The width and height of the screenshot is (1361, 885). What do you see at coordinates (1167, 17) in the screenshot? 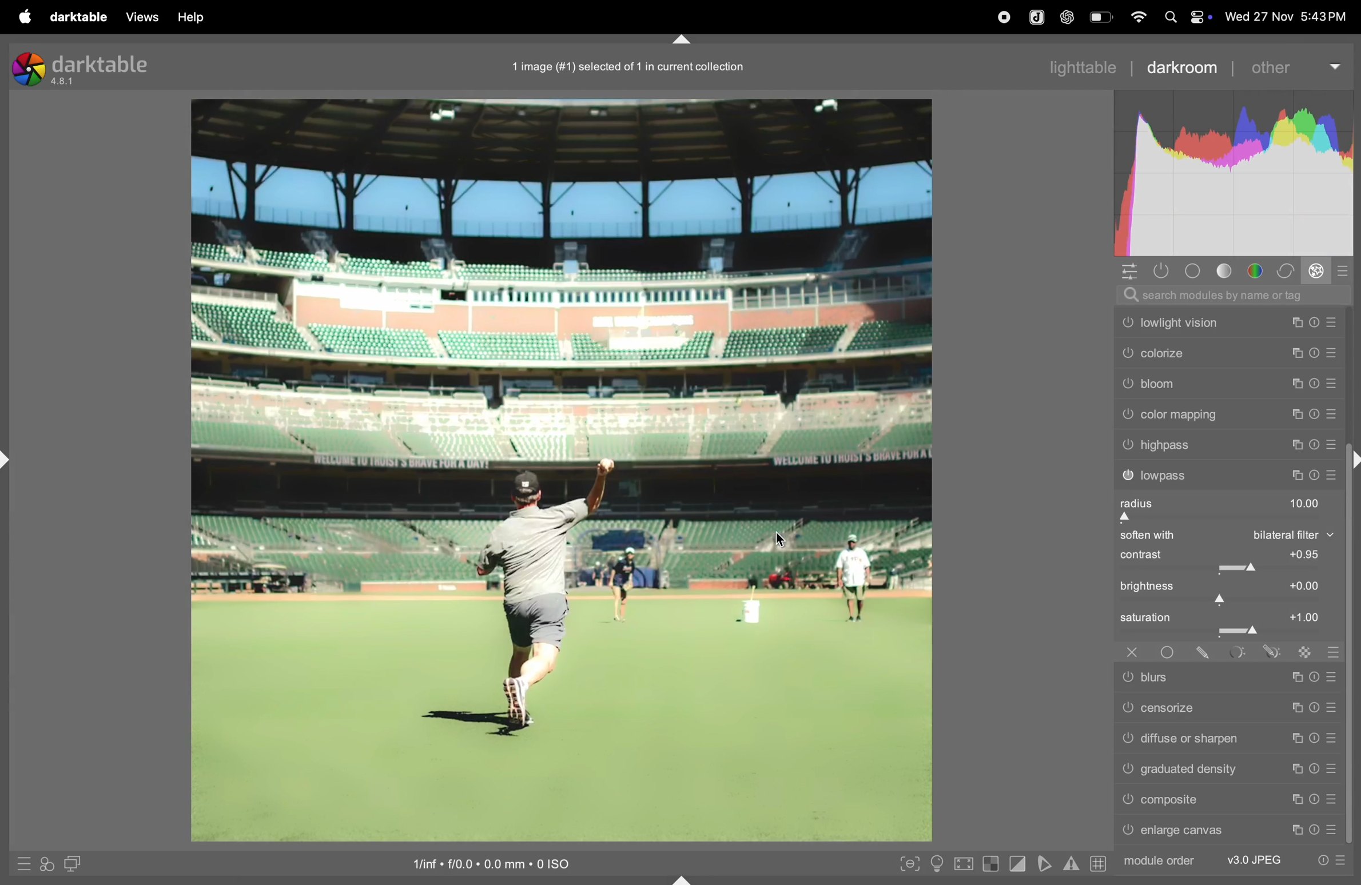
I see `spotlight search` at bounding box center [1167, 17].